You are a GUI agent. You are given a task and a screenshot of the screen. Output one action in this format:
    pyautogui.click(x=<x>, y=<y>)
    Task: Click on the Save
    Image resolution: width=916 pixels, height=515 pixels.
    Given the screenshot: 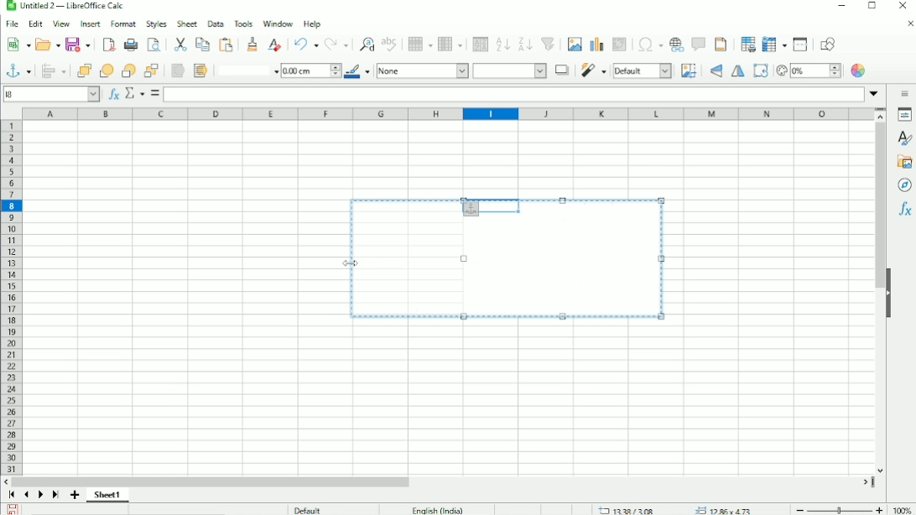 What is the action you would take?
    pyautogui.click(x=78, y=45)
    